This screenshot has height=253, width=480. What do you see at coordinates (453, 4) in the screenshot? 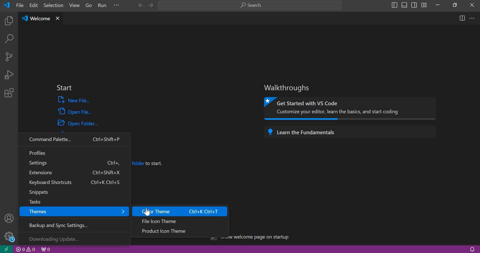
I see `restore down` at bounding box center [453, 4].